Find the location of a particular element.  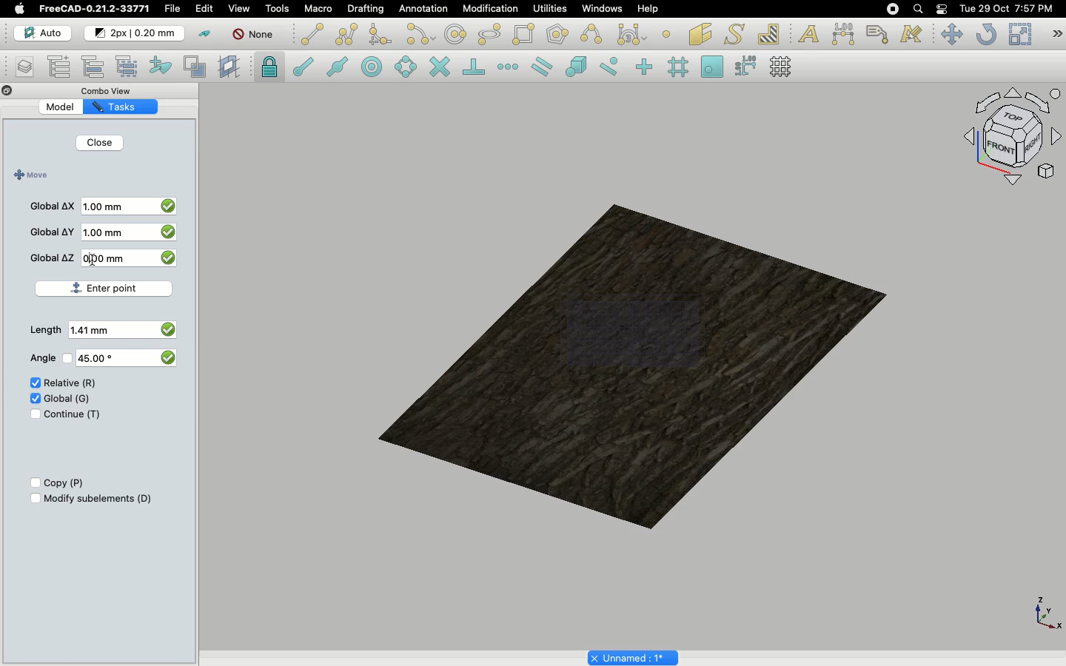

Drafting is located at coordinates (367, 8).